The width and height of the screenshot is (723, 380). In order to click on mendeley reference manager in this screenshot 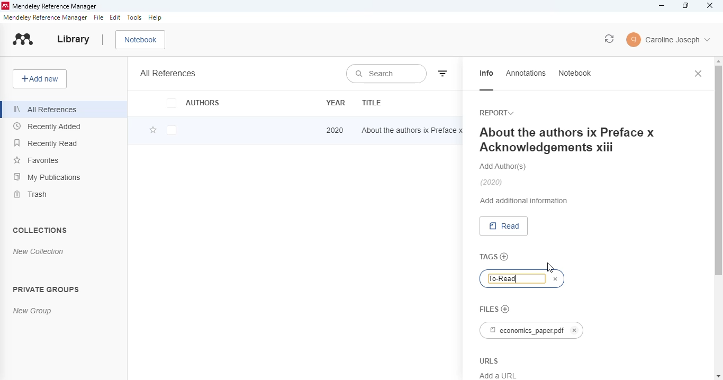, I will do `click(55, 6)`.